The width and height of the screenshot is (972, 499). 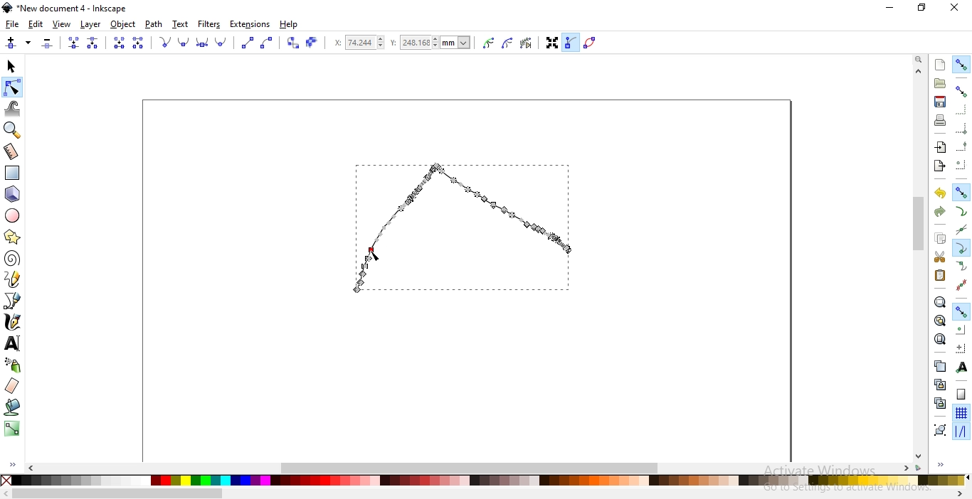 What do you see at coordinates (939, 403) in the screenshot?
I see `cut the selected clones links to the originals` at bounding box center [939, 403].